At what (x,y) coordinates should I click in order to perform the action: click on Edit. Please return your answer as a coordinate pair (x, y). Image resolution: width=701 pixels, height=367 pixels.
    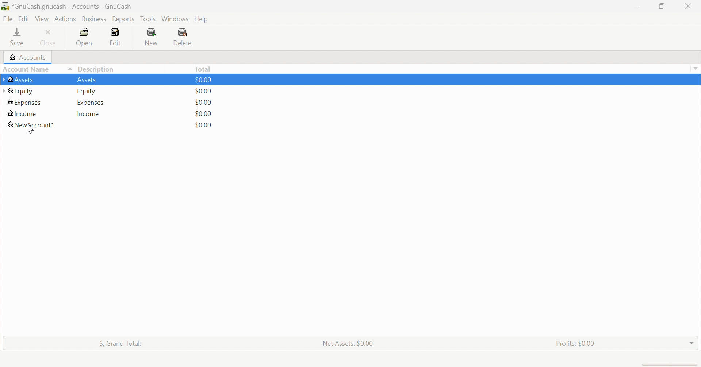
    Looking at the image, I should click on (118, 36).